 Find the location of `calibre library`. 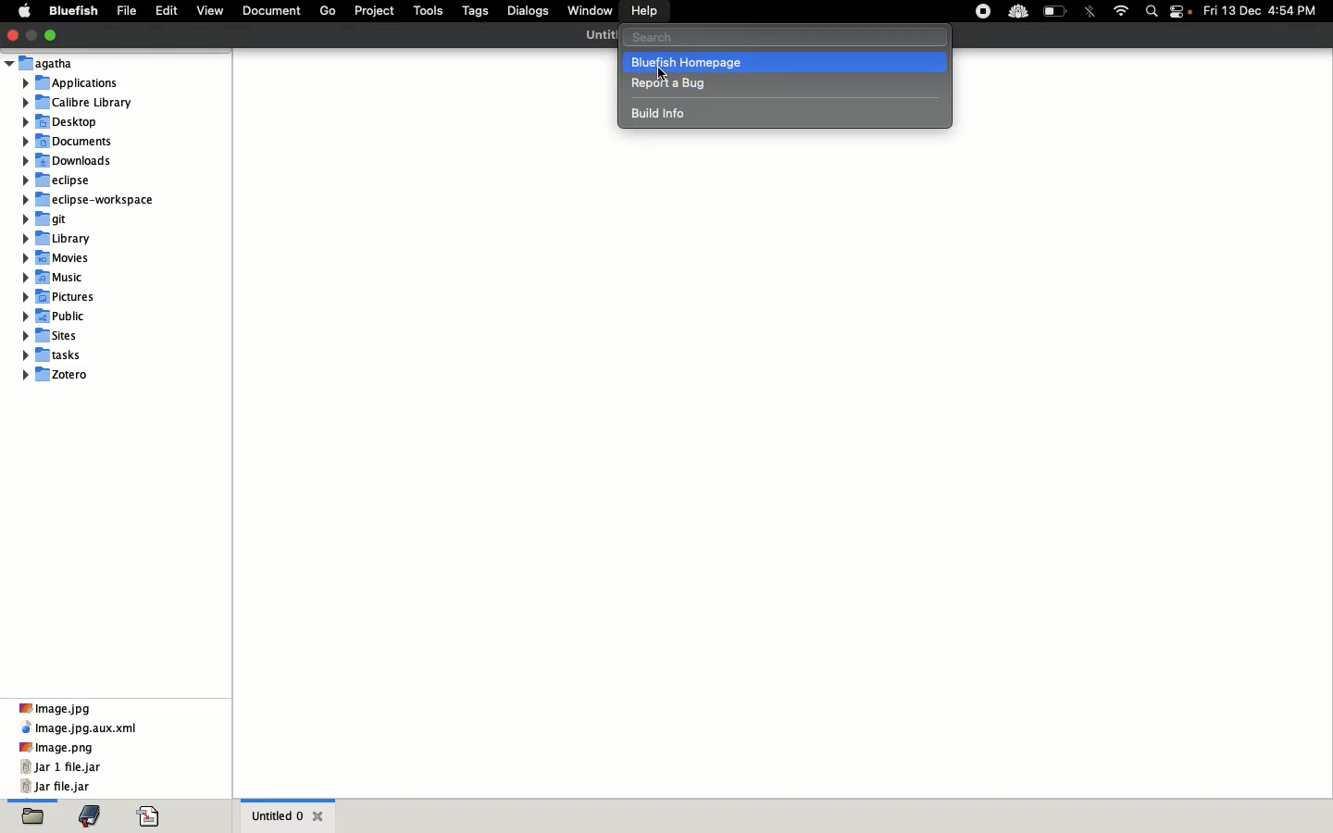

calibre library is located at coordinates (78, 102).